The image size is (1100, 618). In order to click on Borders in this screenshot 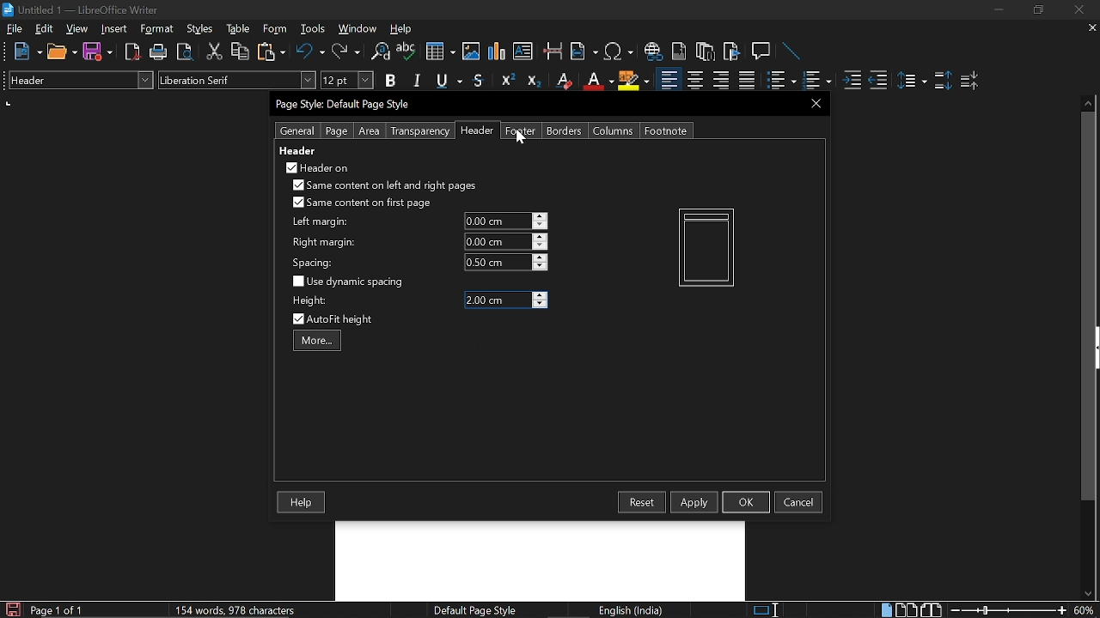, I will do `click(565, 130)`.